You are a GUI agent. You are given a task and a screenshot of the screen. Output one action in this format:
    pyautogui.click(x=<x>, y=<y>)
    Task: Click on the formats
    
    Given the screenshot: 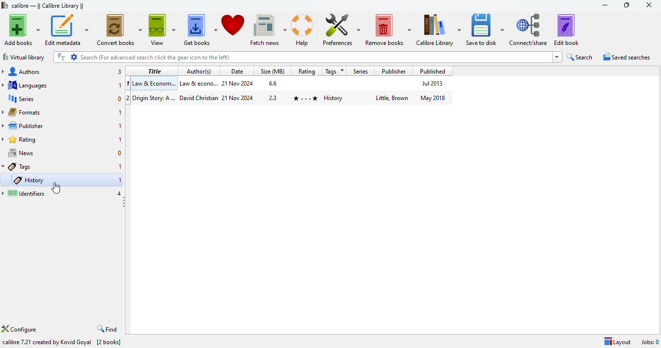 What is the action you would take?
    pyautogui.click(x=21, y=112)
    